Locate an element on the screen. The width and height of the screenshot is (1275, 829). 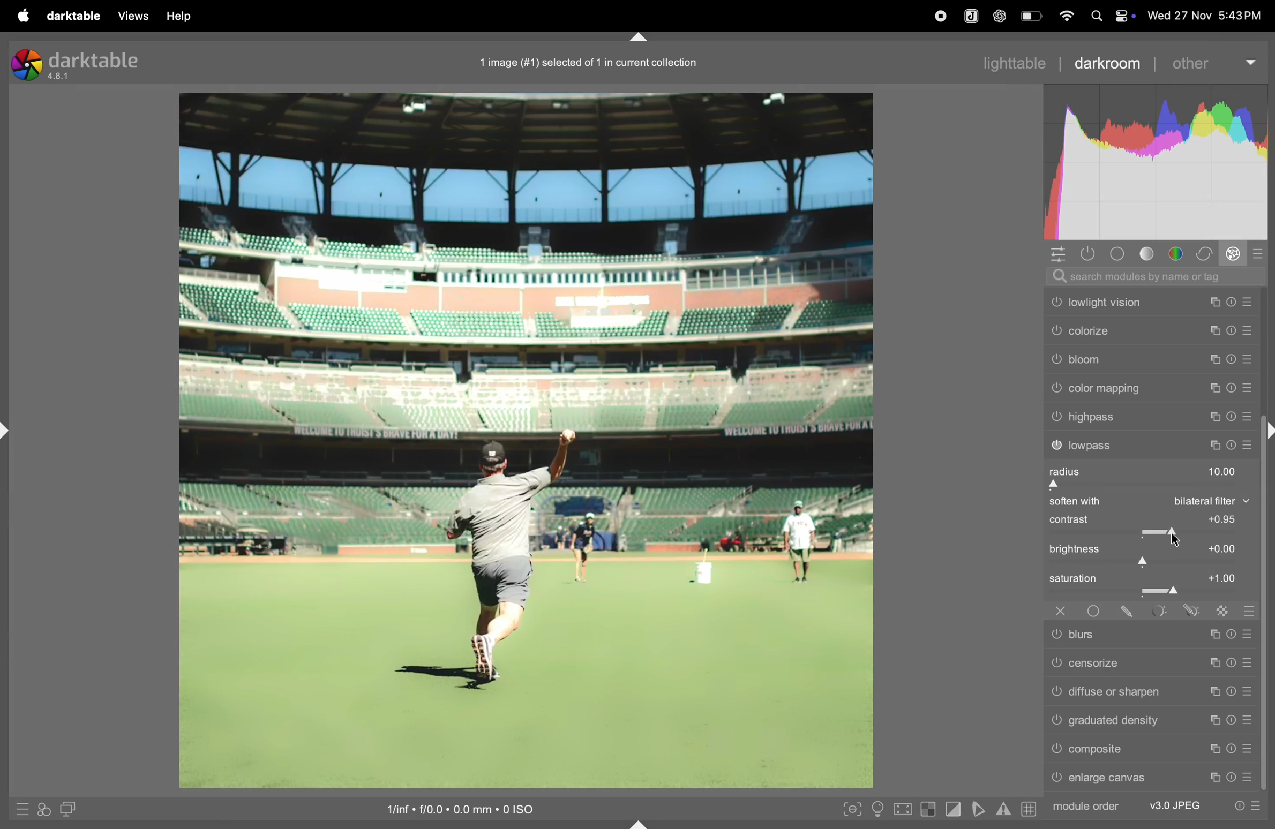
composite is located at coordinates (1153, 749).